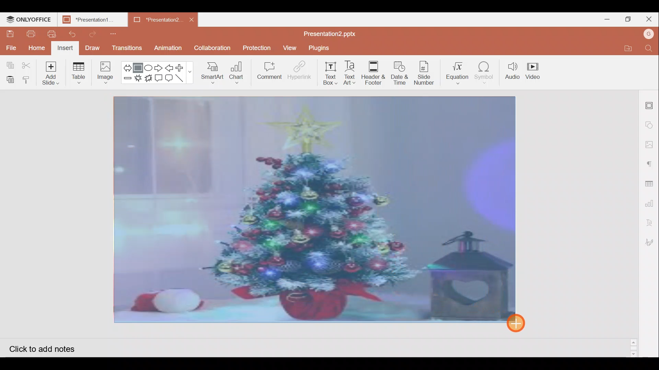 The width and height of the screenshot is (659, 370). What do you see at coordinates (28, 34) in the screenshot?
I see `Print file` at bounding box center [28, 34].